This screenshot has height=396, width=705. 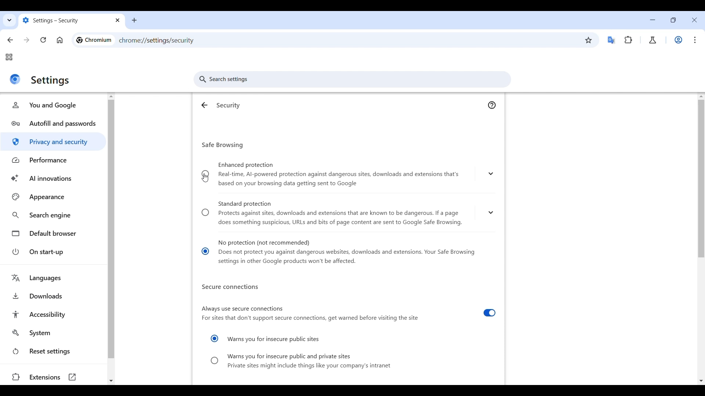 What do you see at coordinates (612, 40) in the screenshot?
I see `Google translator extension` at bounding box center [612, 40].